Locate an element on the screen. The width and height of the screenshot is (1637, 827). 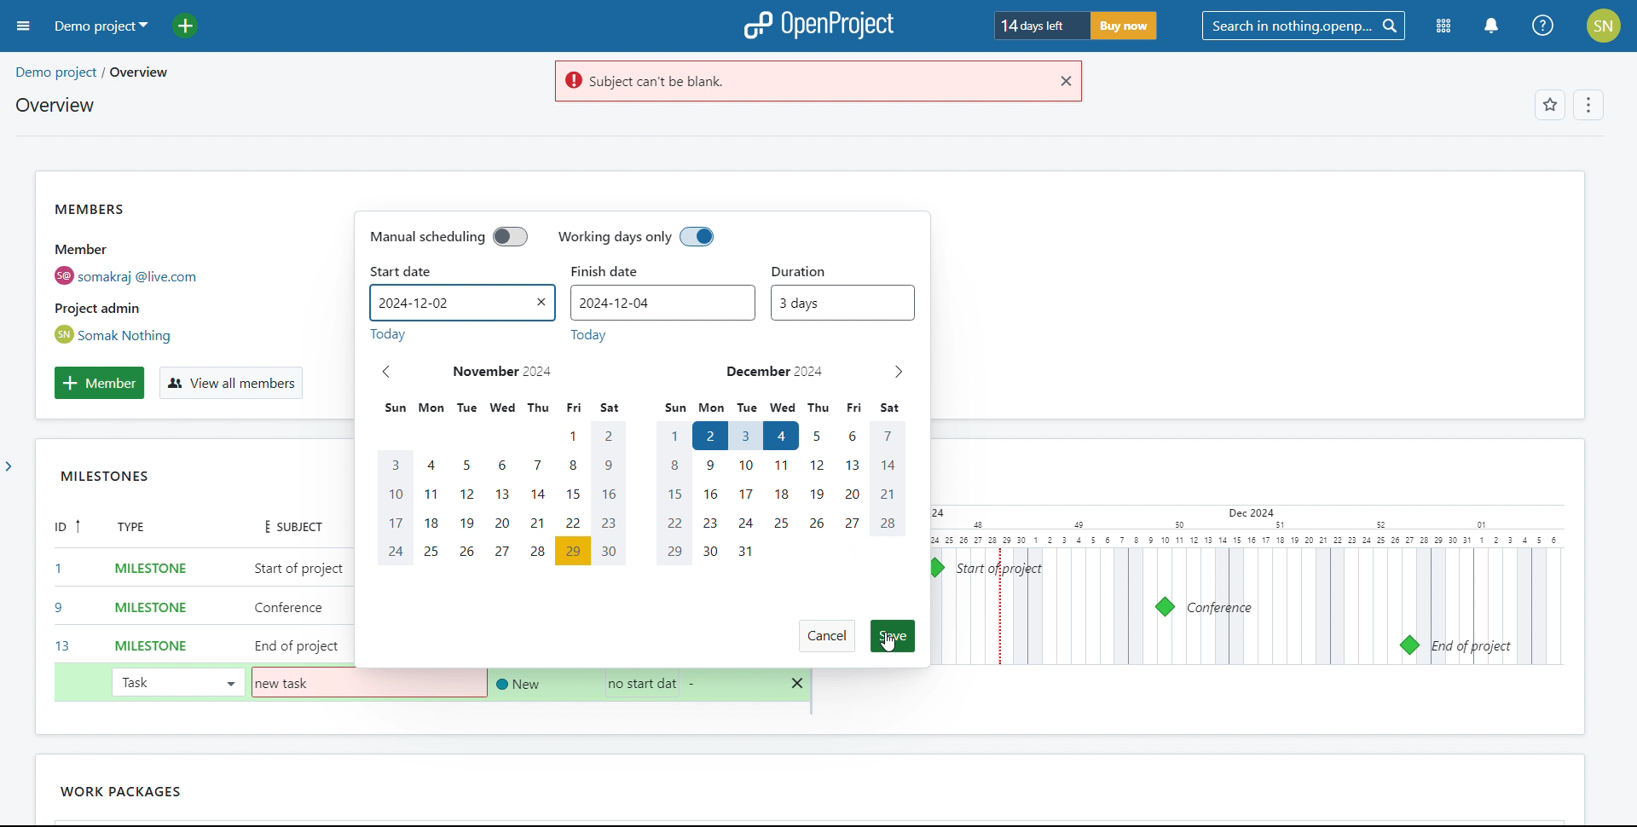
id is located at coordinates (61, 589).